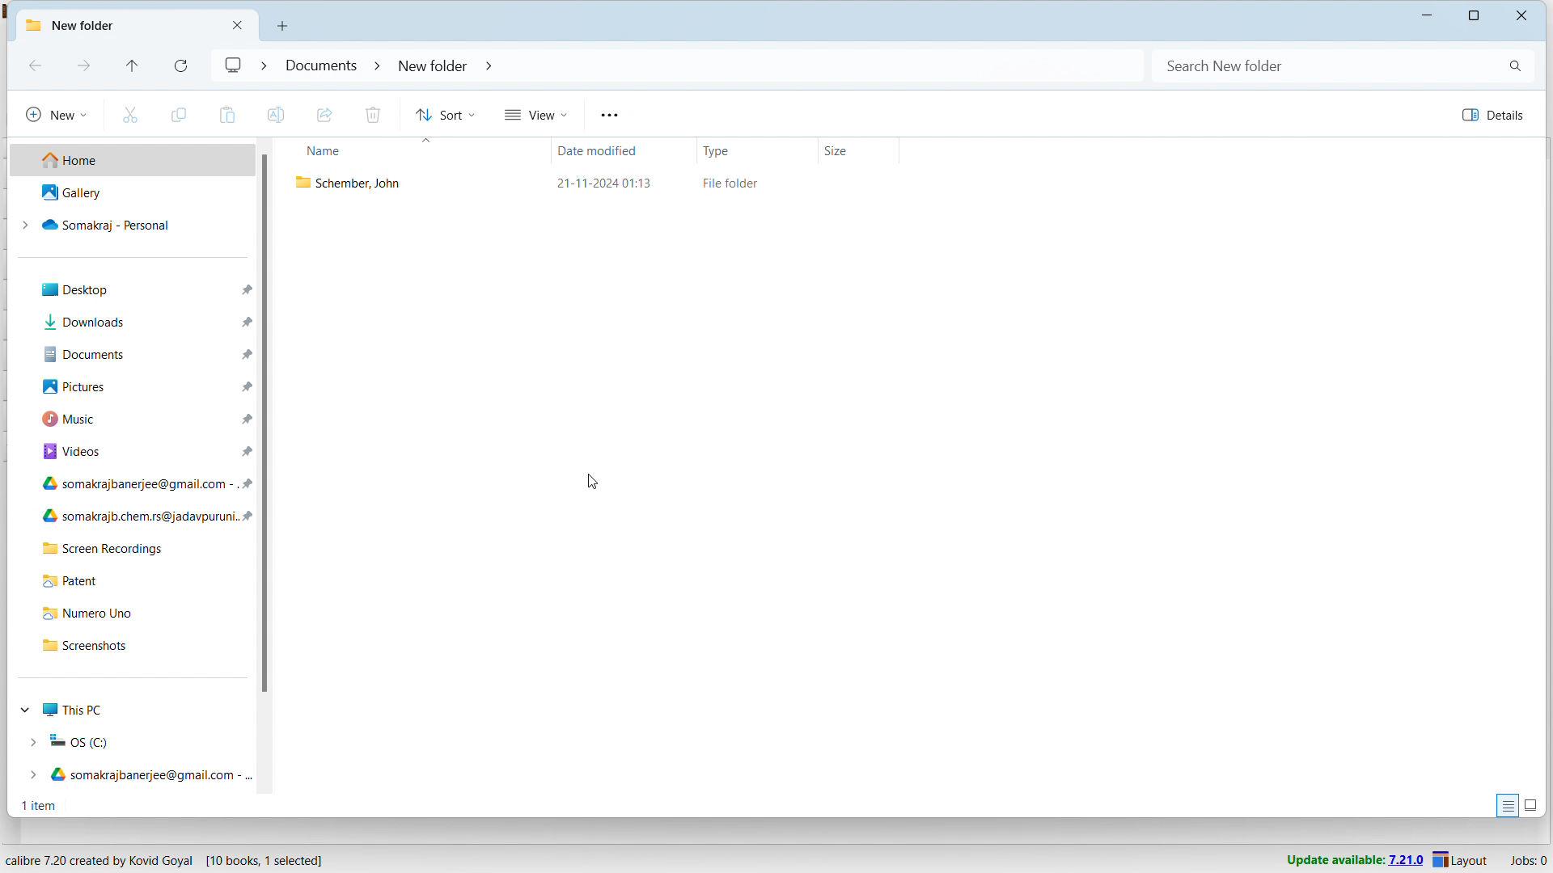  I want to click on menu, so click(613, 116).